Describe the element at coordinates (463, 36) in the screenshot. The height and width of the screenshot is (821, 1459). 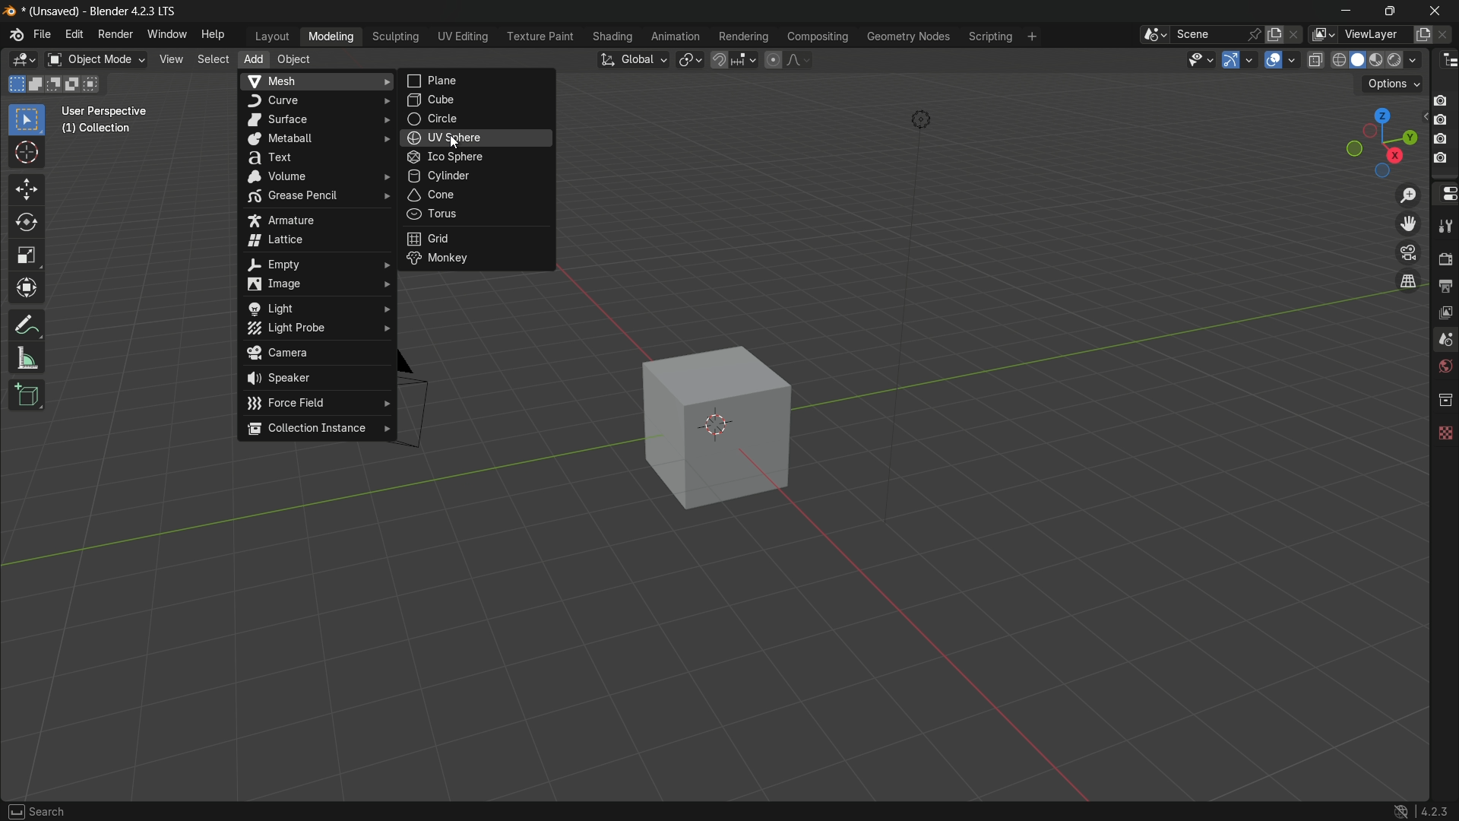
I see `uv editing menu` at that location.